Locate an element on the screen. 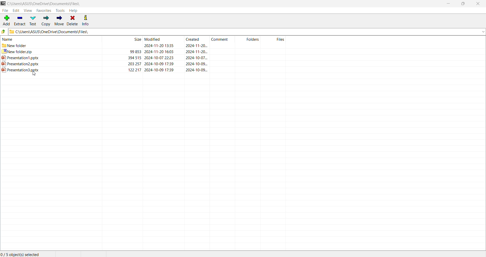 Image resolution: width=486 pixels, height=257 pixels. Move is located at coordinates (59, 21).